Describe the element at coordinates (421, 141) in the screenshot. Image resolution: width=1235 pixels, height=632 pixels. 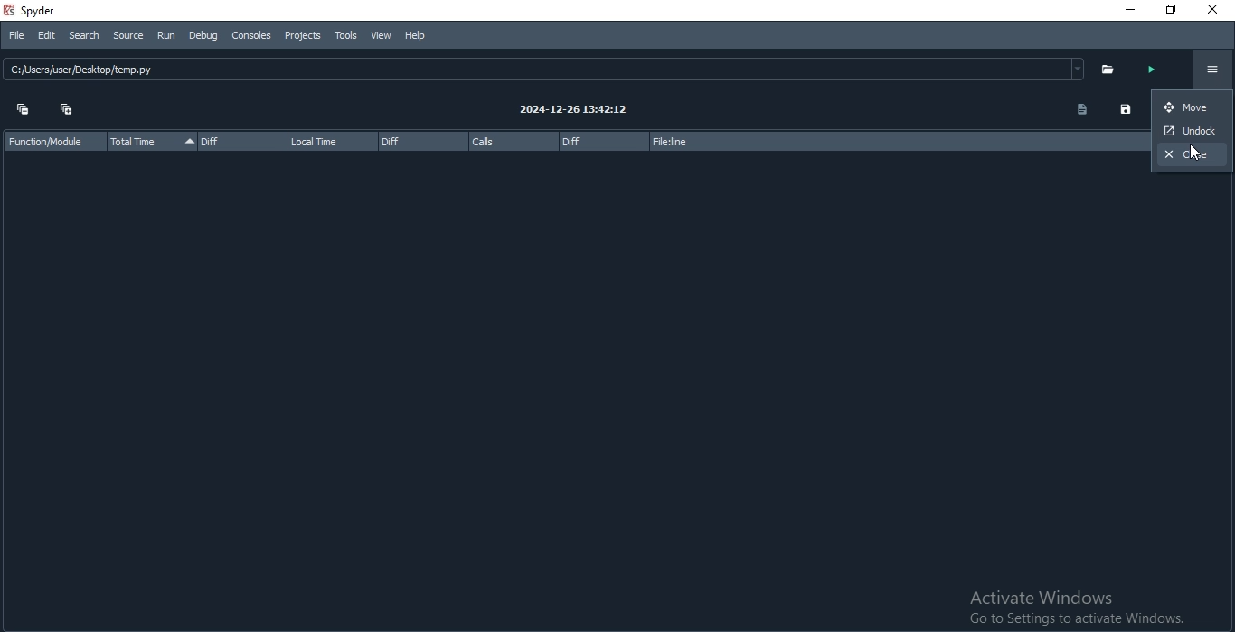
I see `diff` at that location.